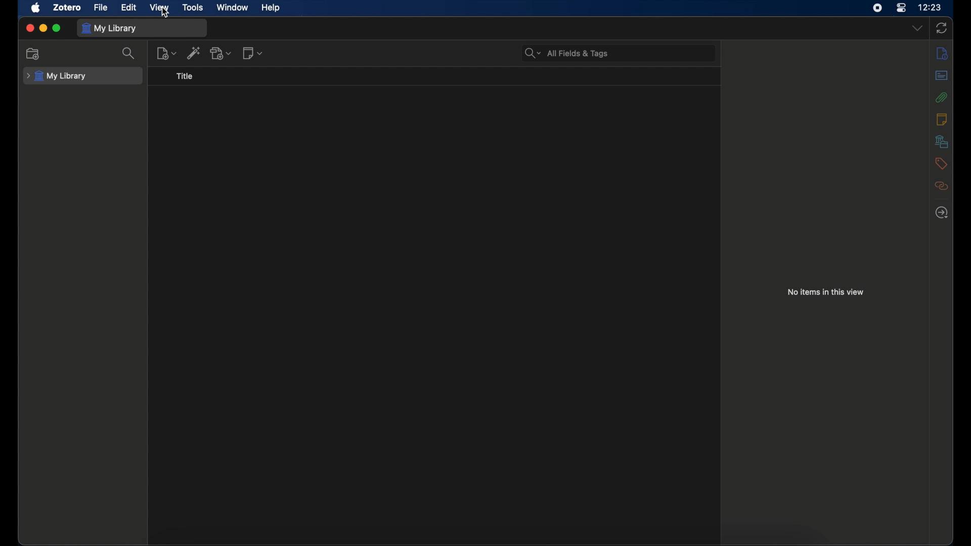 This screenshot has width=971, height=546. What do you see at coordinates (827, 292) in the screenshot?
I see `no items in this view` at bounding box center [827, 292].